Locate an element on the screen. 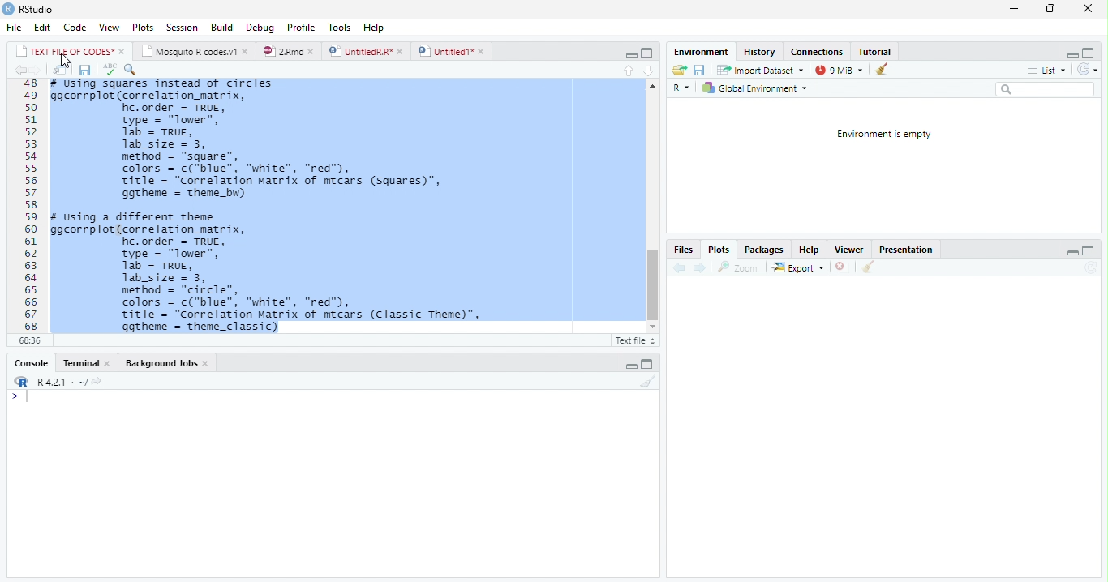  4849505152535455565758596061626364656667ER is located at coordinates (28, 205).